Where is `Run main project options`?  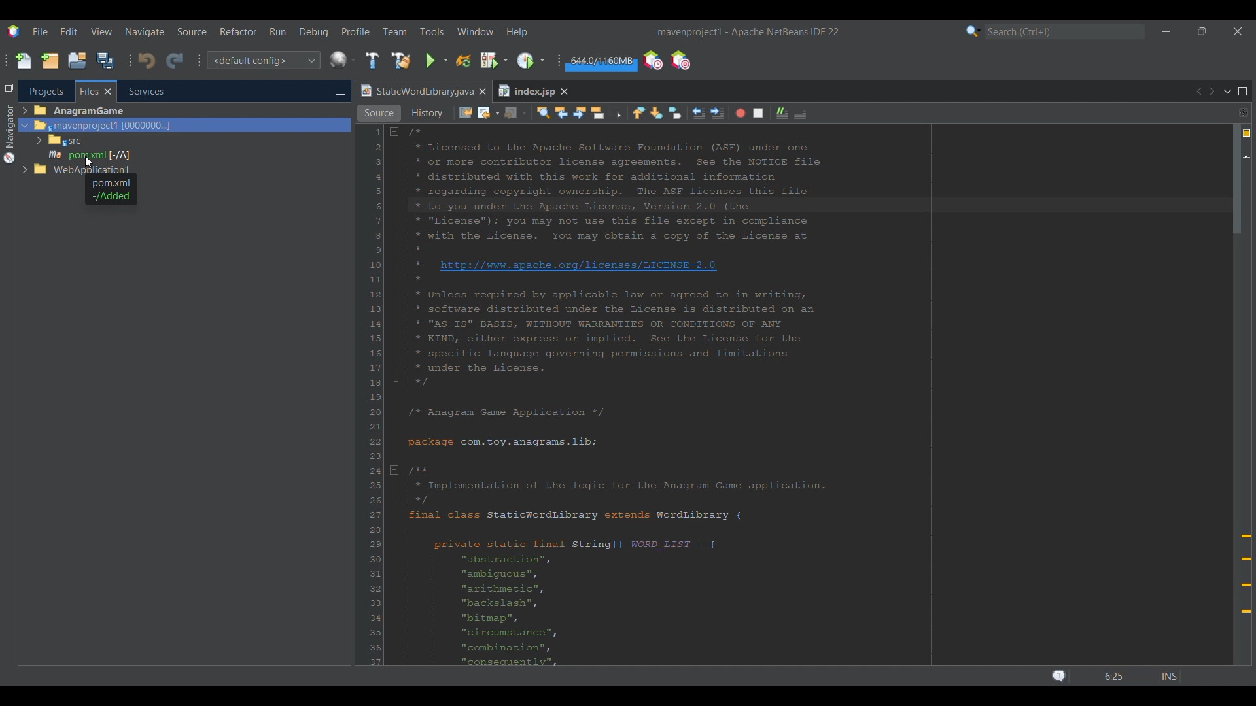 Run main project options is located at coordinates (437, 61).